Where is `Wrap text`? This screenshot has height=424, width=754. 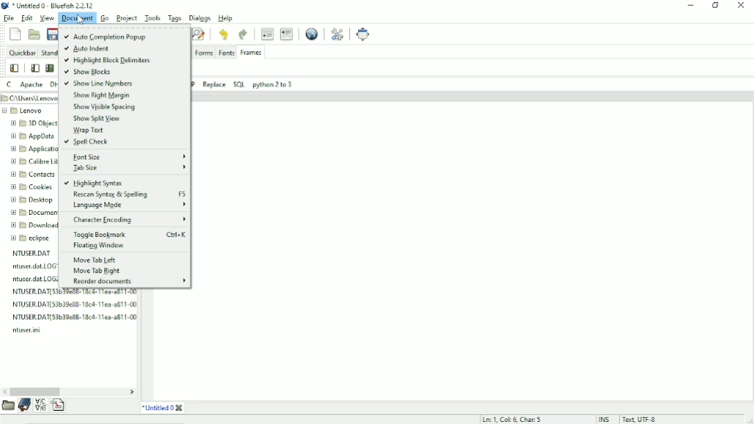 Wrap text is located at coordinates (86, 131).